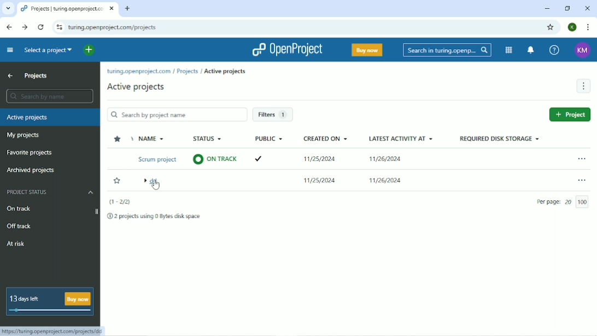 The height and width of the screenshot is (336, 597). What do you see at coordinates (400, 138) in the screenshot?
I see `Latest activity at` at bounding box center [400, 138].